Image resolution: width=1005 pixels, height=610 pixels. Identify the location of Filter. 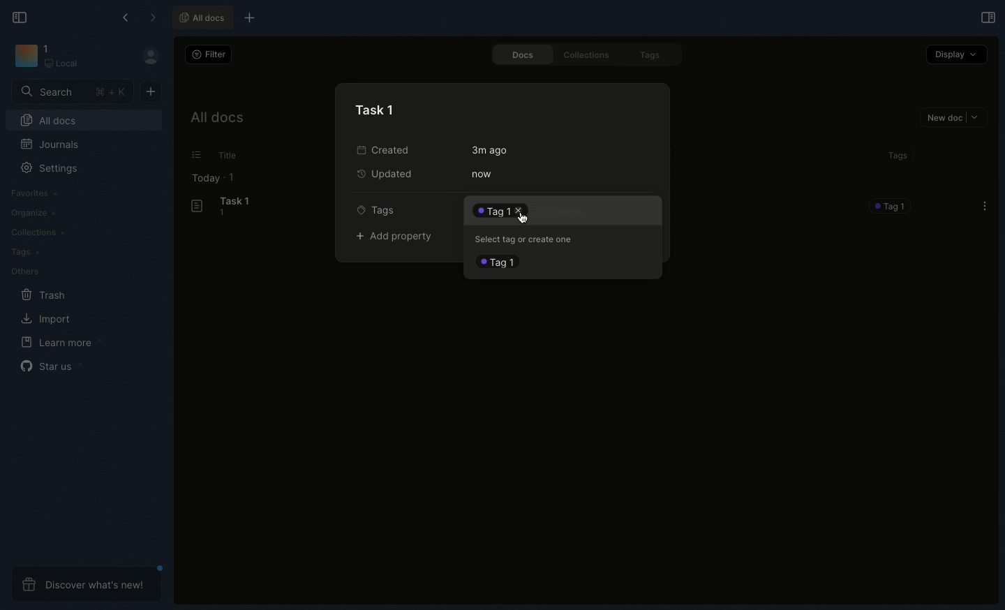
(209, 54).